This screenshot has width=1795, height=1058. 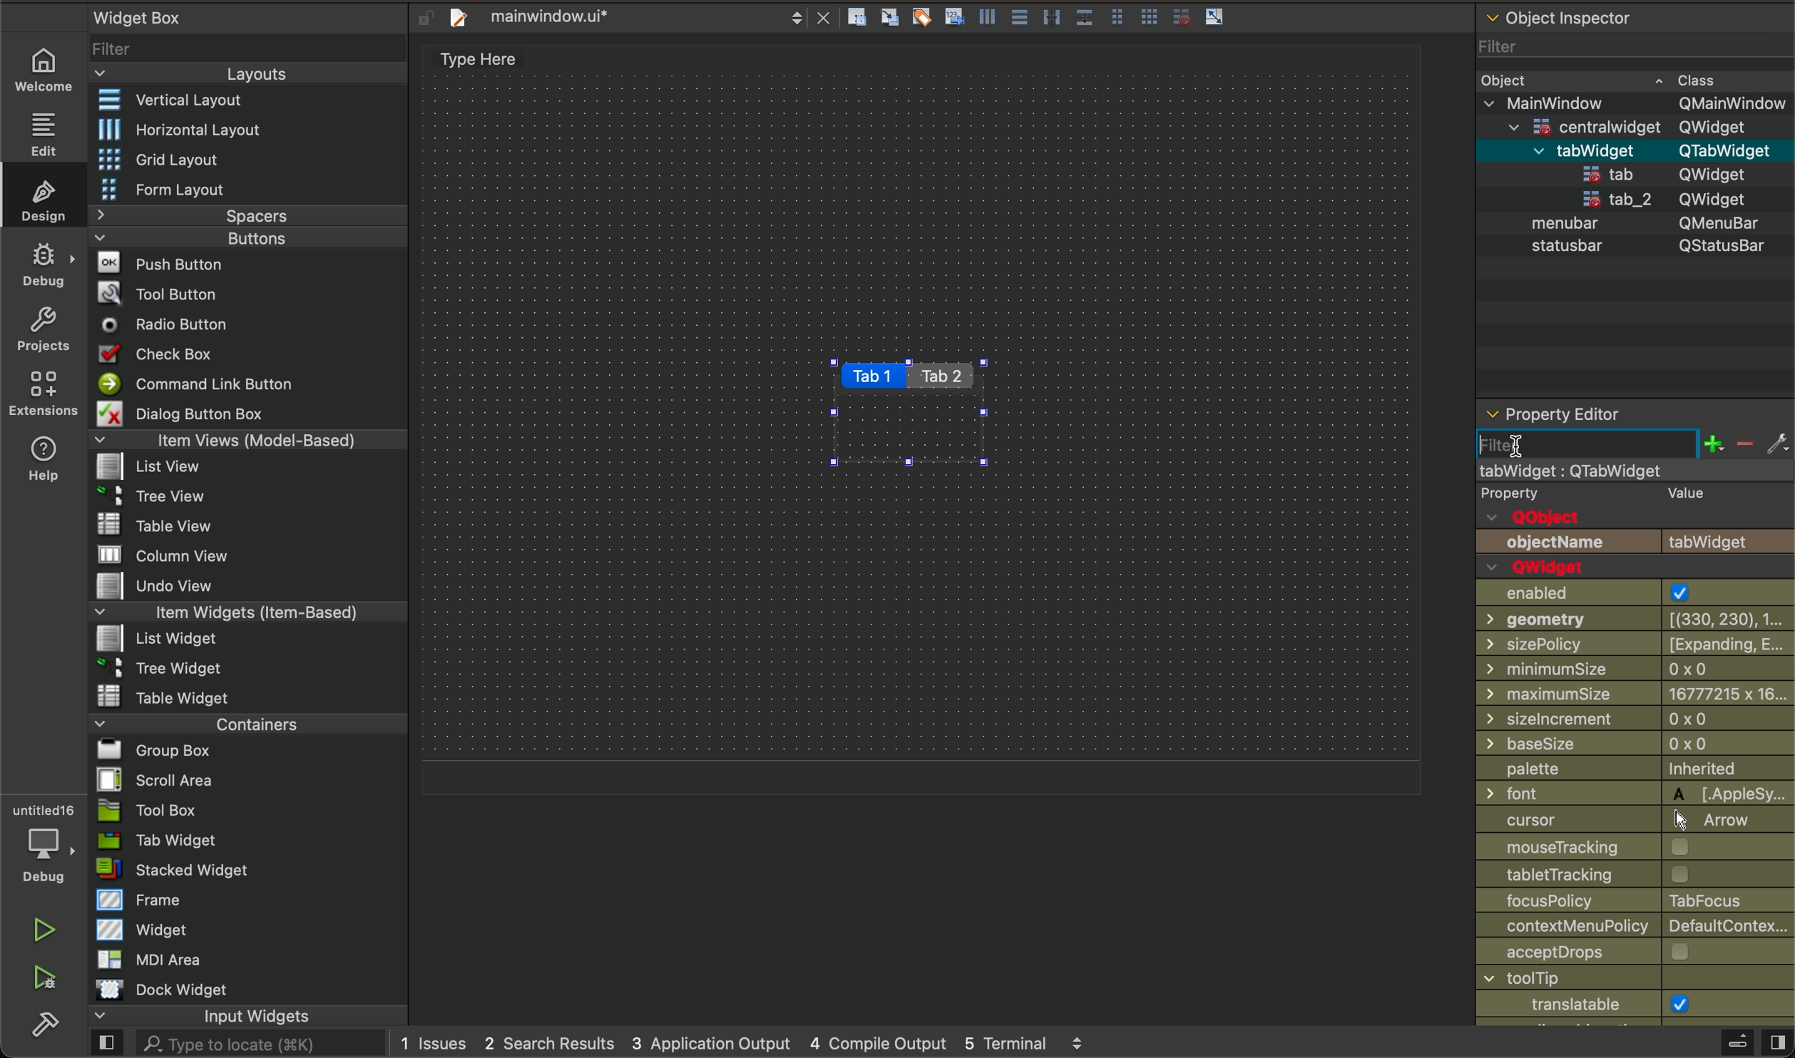 I want to click on Layouts, so click(x=249, y=73).